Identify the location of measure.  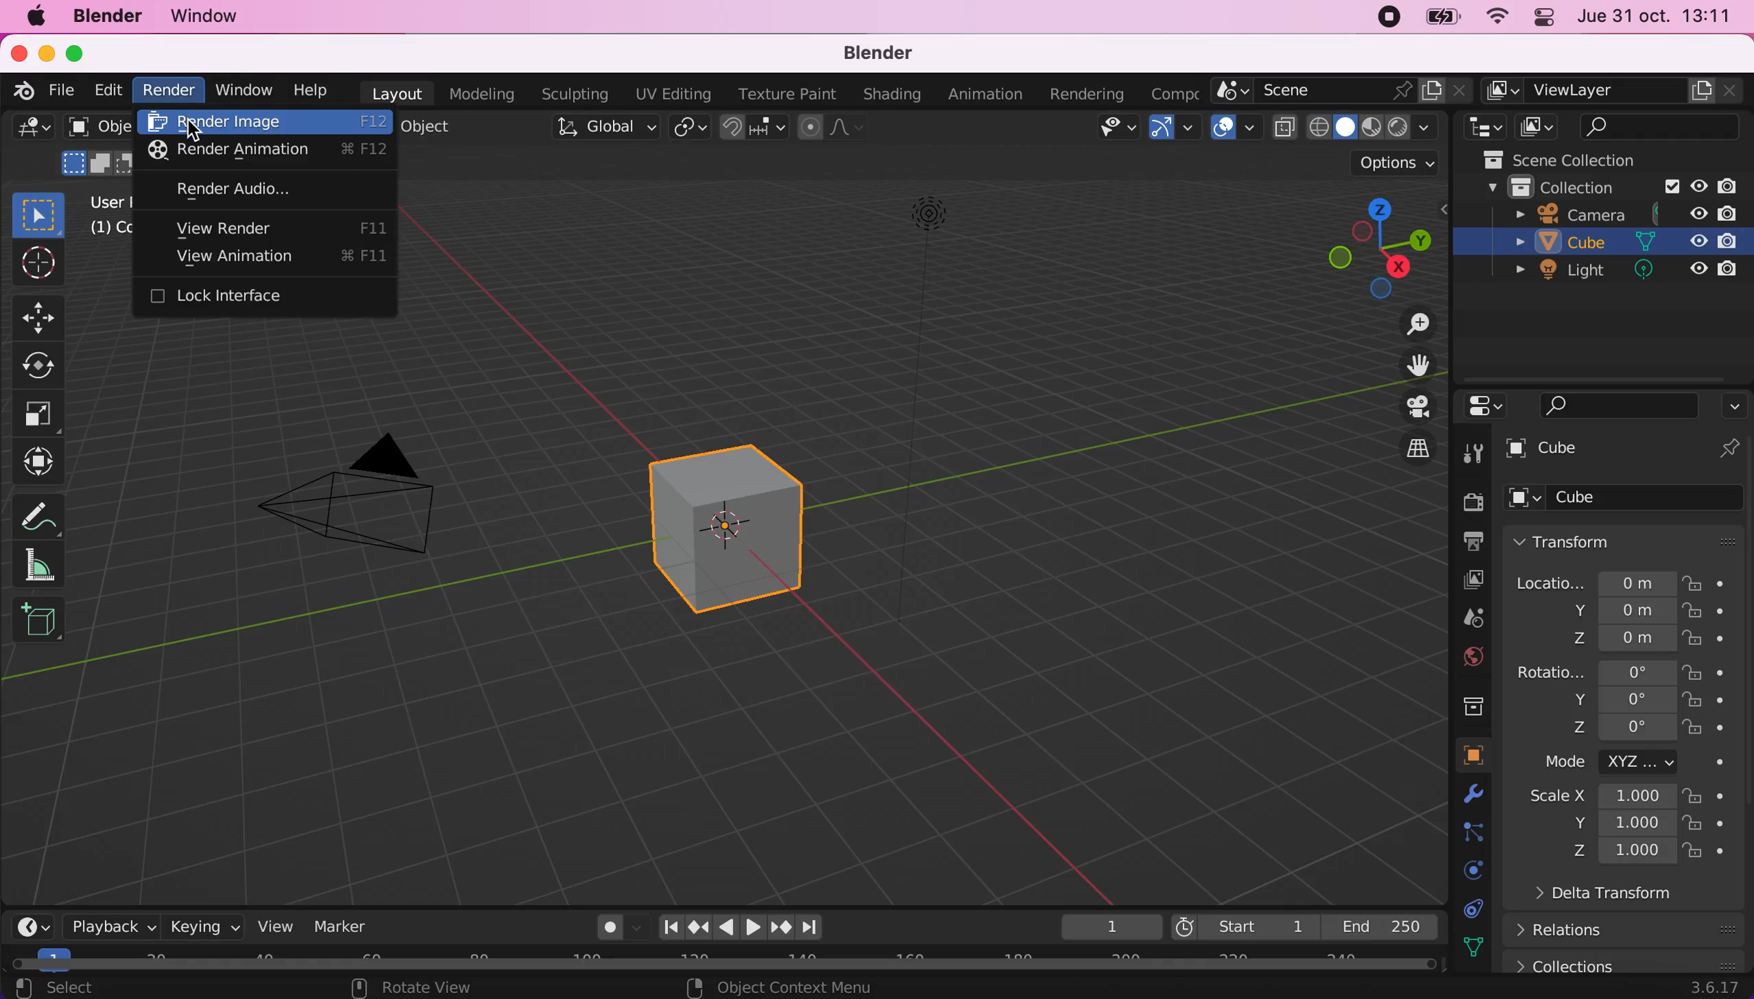
(44, 569).